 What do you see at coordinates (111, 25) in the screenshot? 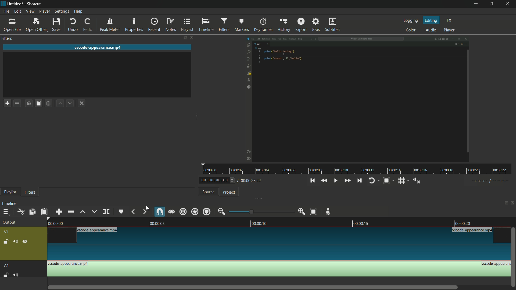
I see `peak meter` at bounding box center [111, 25].